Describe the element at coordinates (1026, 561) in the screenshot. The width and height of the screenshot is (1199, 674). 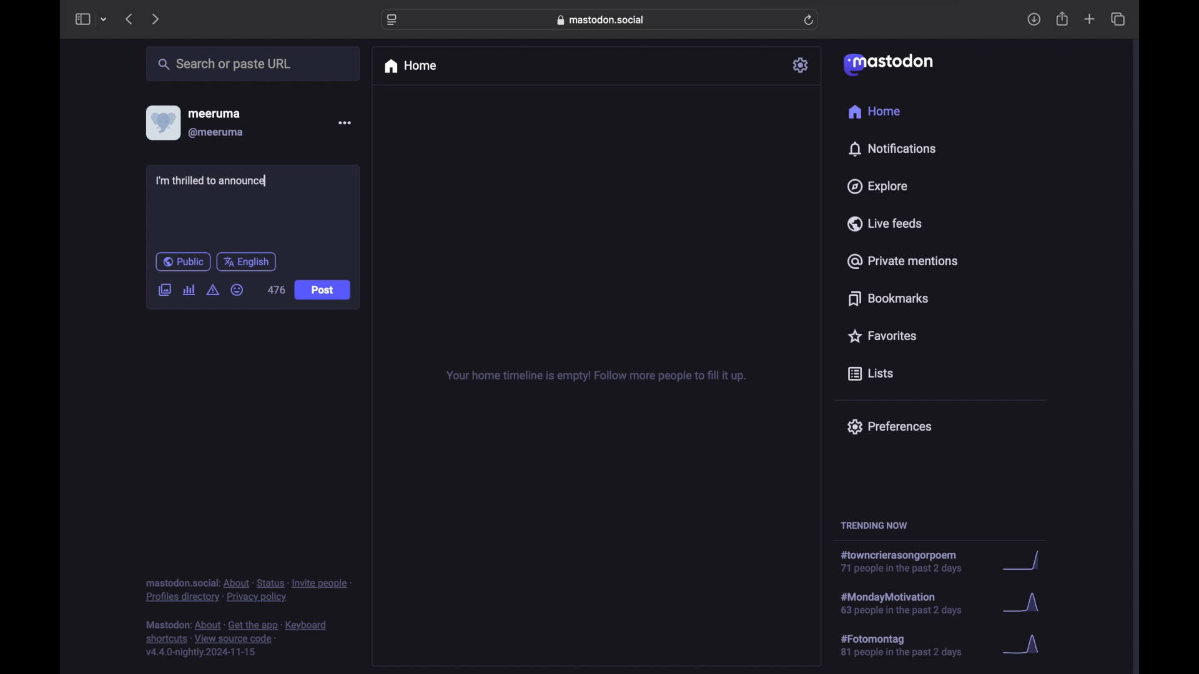
I see `graph` at that location.